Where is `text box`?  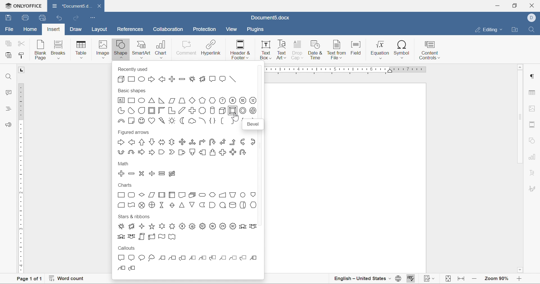
text box is located at coordinates (266, 50).